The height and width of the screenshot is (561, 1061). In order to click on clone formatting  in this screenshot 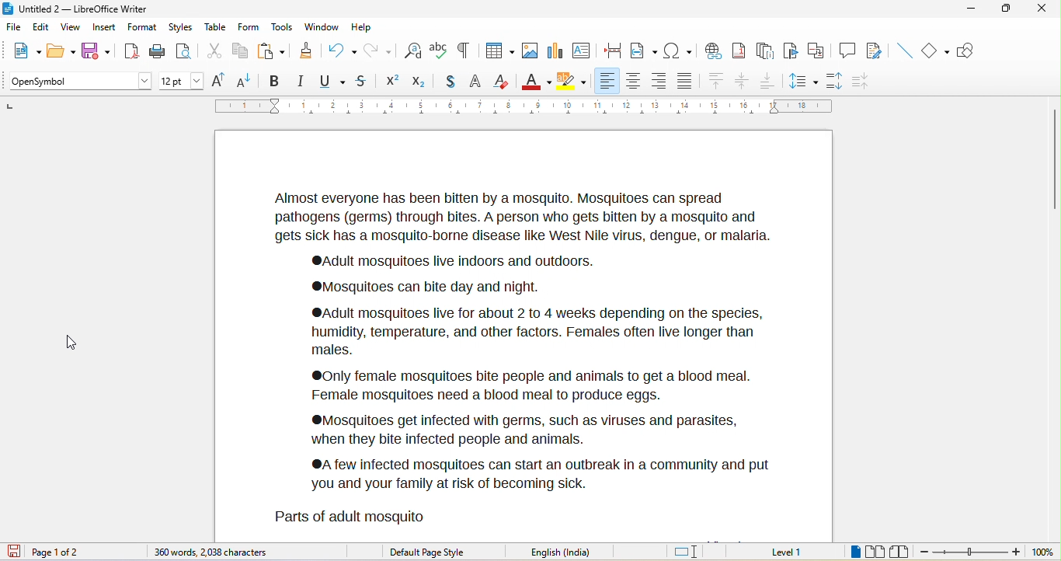, I will do `click(304, 51)`.